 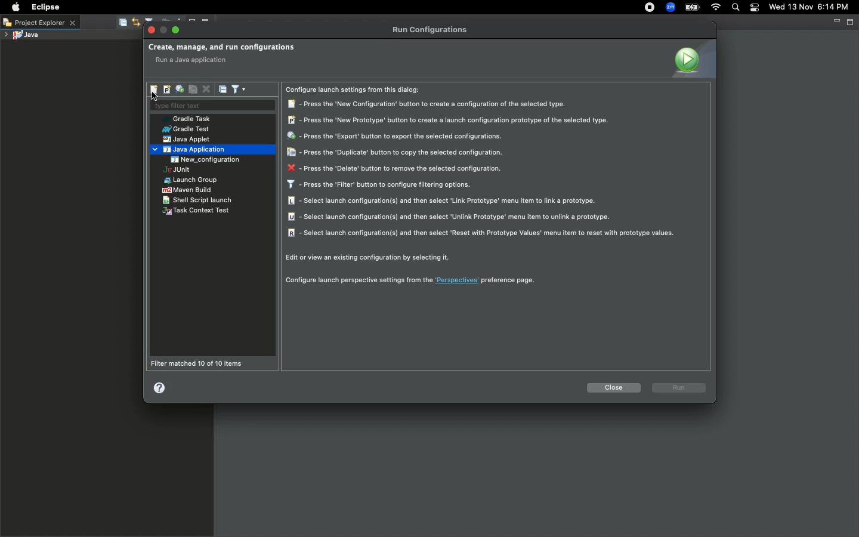 I want to click on Icon, so click(x=692, y=58).